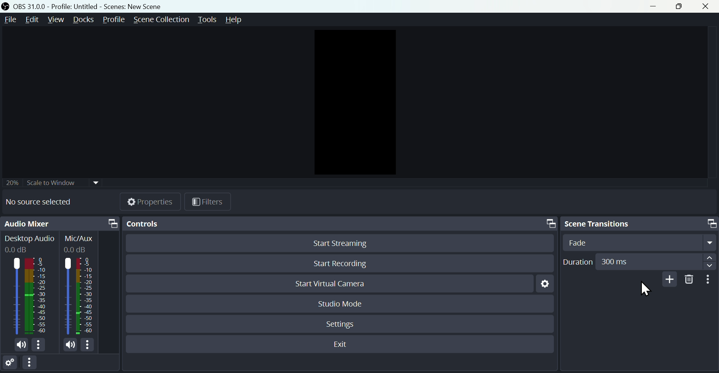 This screenshot has width=719, height=373. Describe the element at coordinates (89, 346) in the screenshot. I see `More options` at that location.